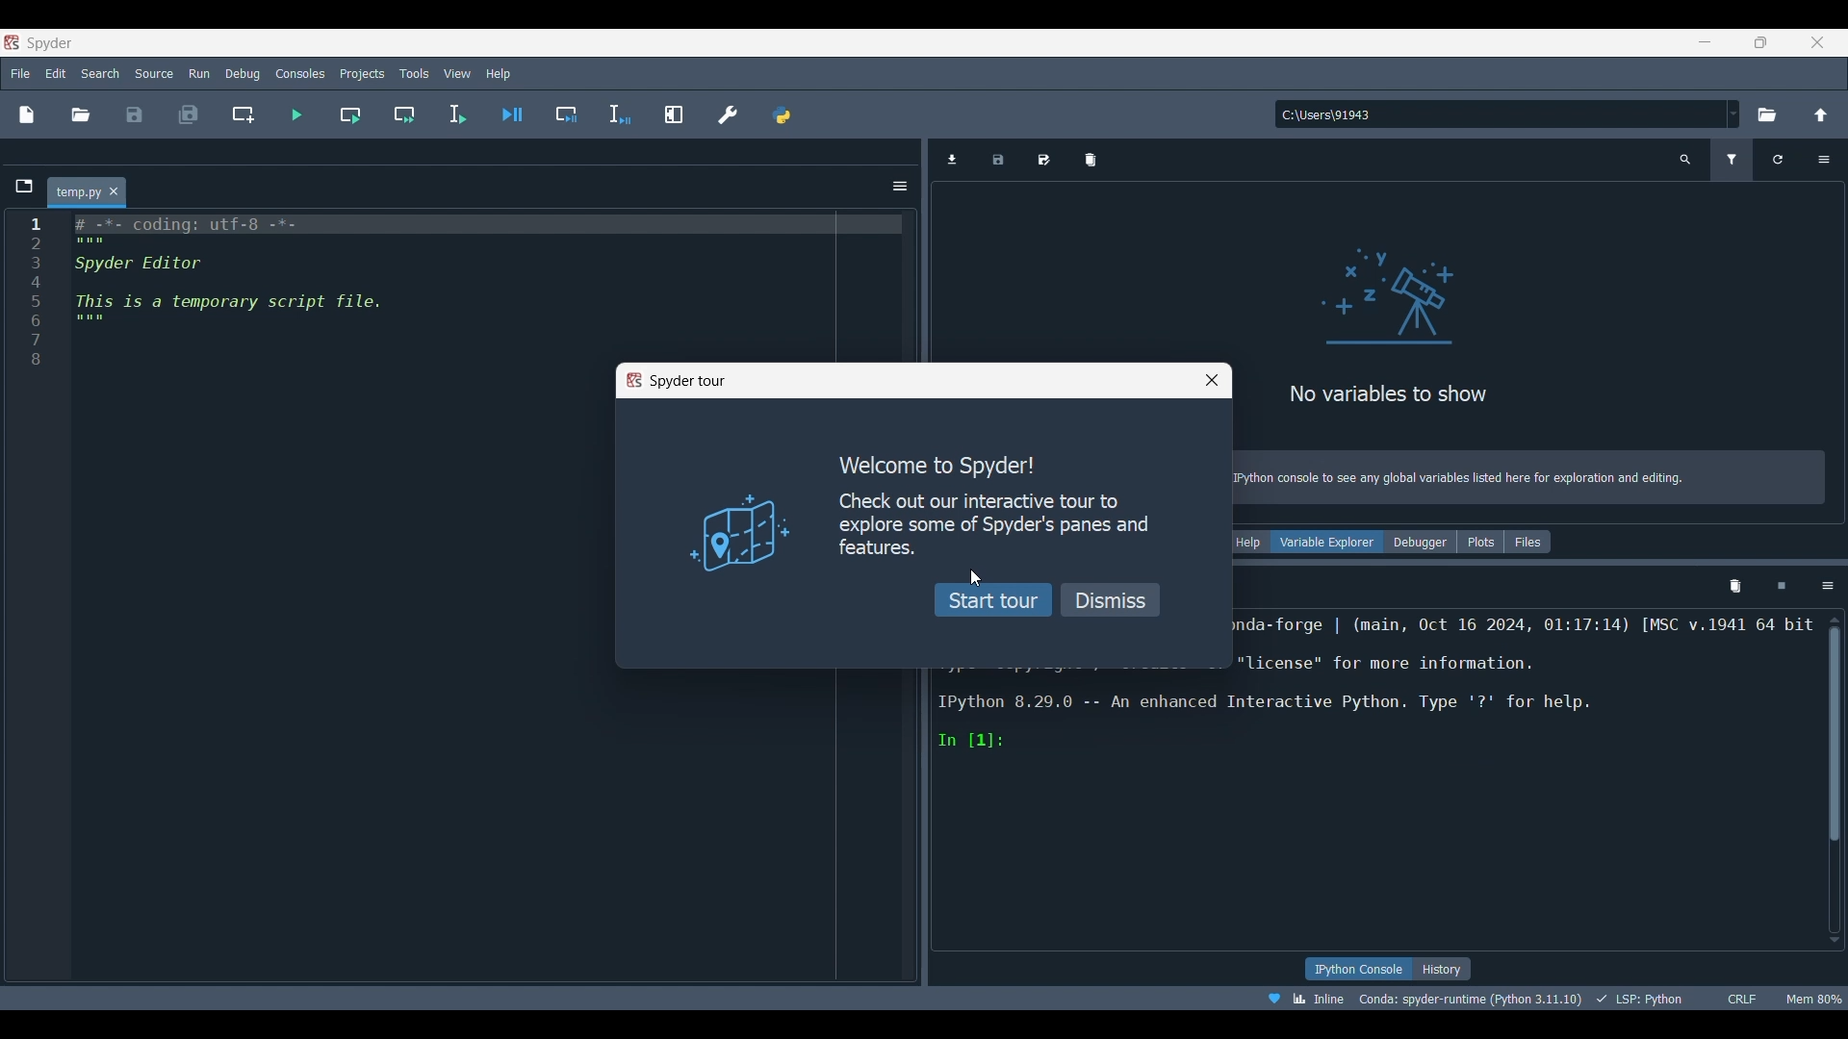 This screenshot has width=1848, height=1039. What do you see at coordinates (80, 115) in the screenshot?
I see `Open` at bounding box center [80, 115].